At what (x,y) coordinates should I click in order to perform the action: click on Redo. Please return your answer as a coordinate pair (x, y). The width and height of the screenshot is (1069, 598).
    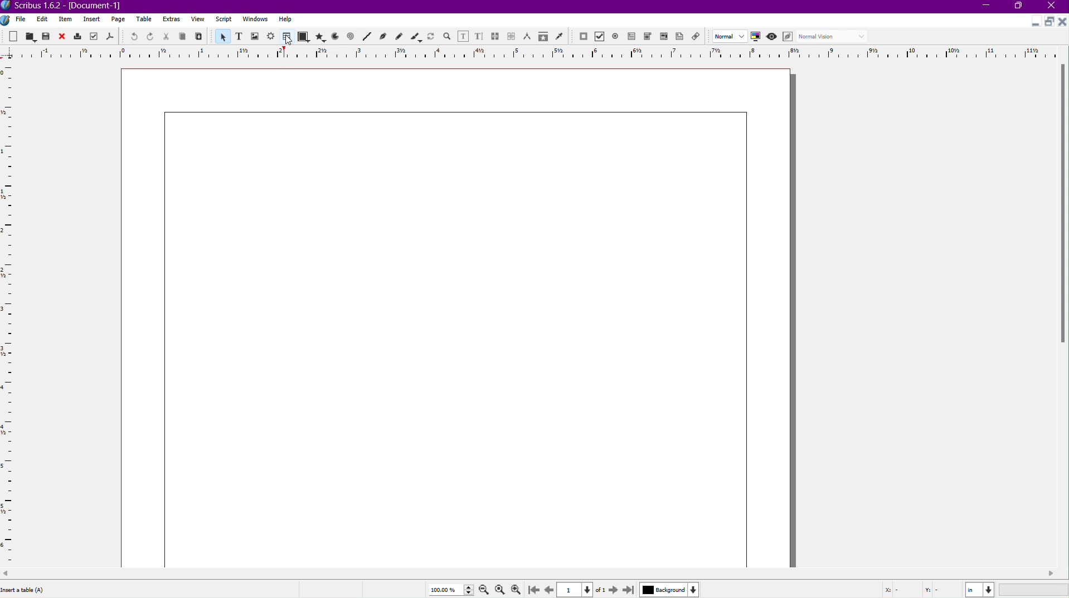
    Looking at the image, I should click on (150, 37).